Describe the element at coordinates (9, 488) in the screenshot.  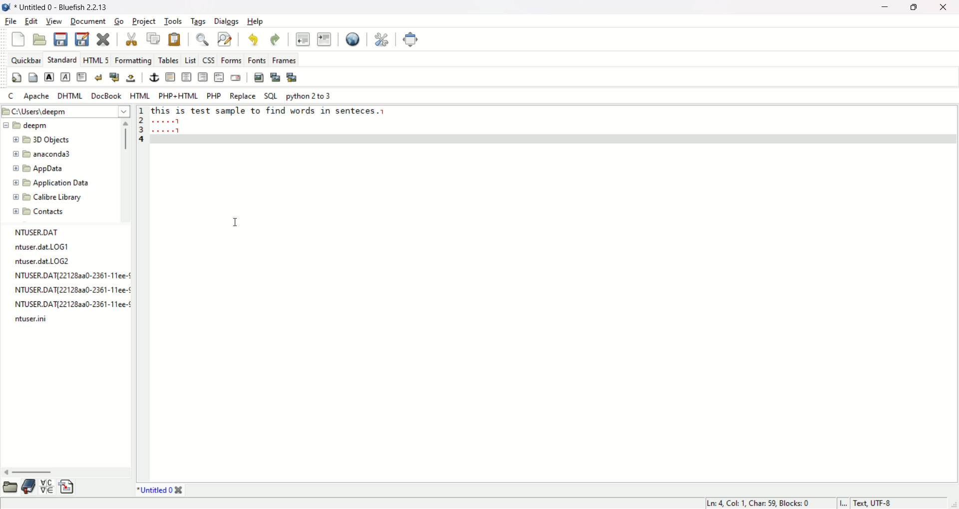
I see `file explorer` at that location.